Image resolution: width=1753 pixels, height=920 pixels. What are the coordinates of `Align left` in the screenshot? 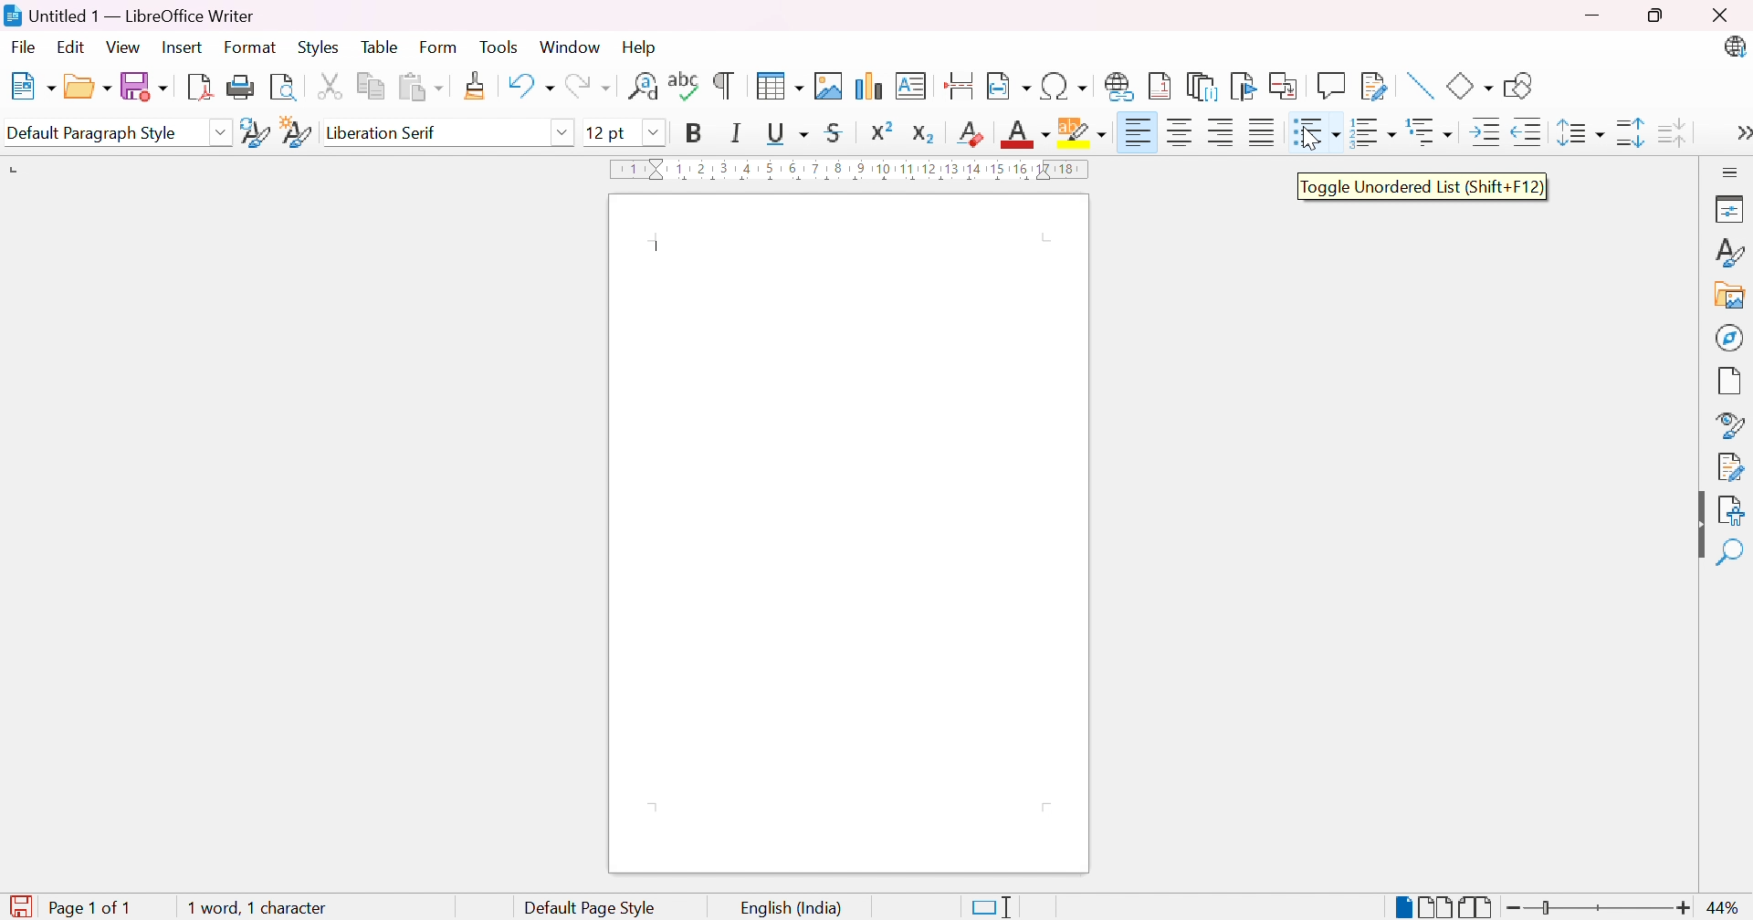 It's located at (1222, 132).